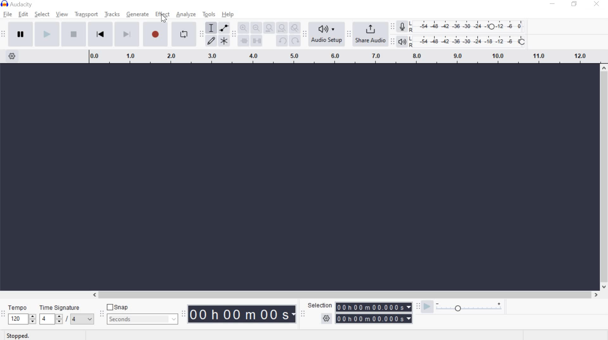 The image size is (608, 340). I want to click on selection, so click(320, 305).